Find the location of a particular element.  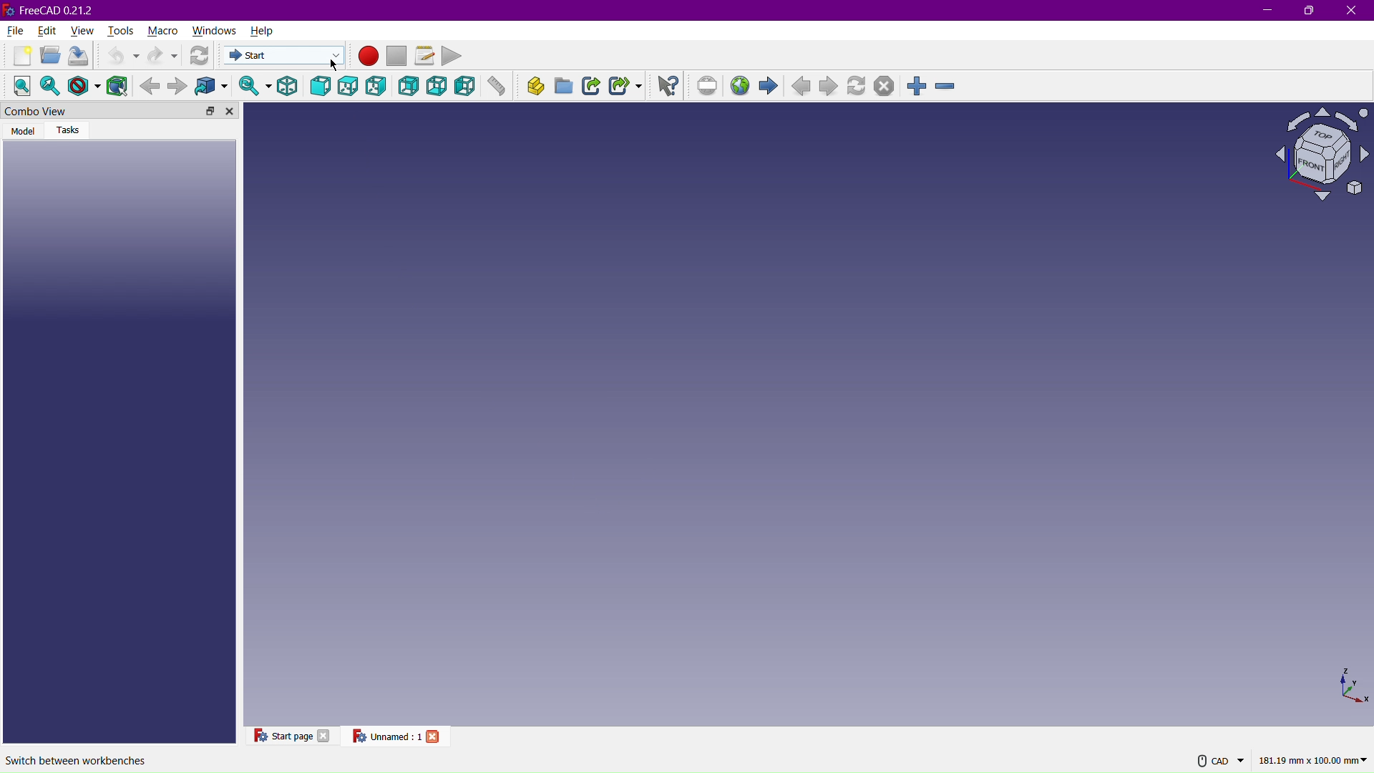

Bounding Box is located at coordinates (117, 84).